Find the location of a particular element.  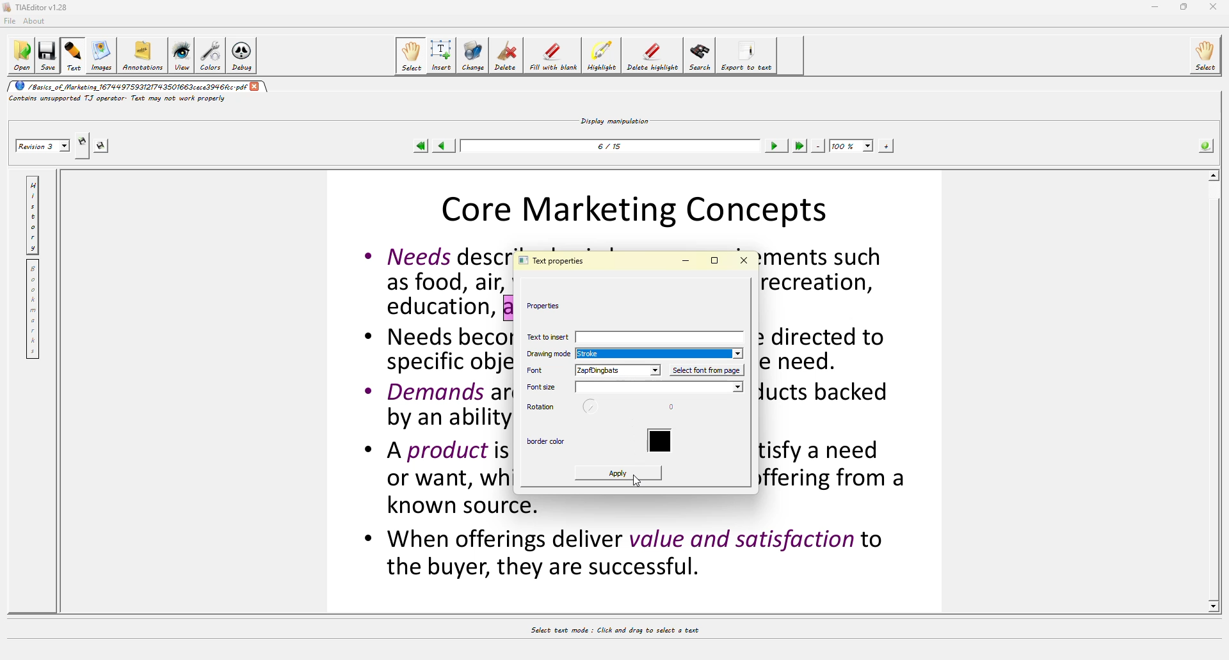

images is located at coordinates (104, 56).